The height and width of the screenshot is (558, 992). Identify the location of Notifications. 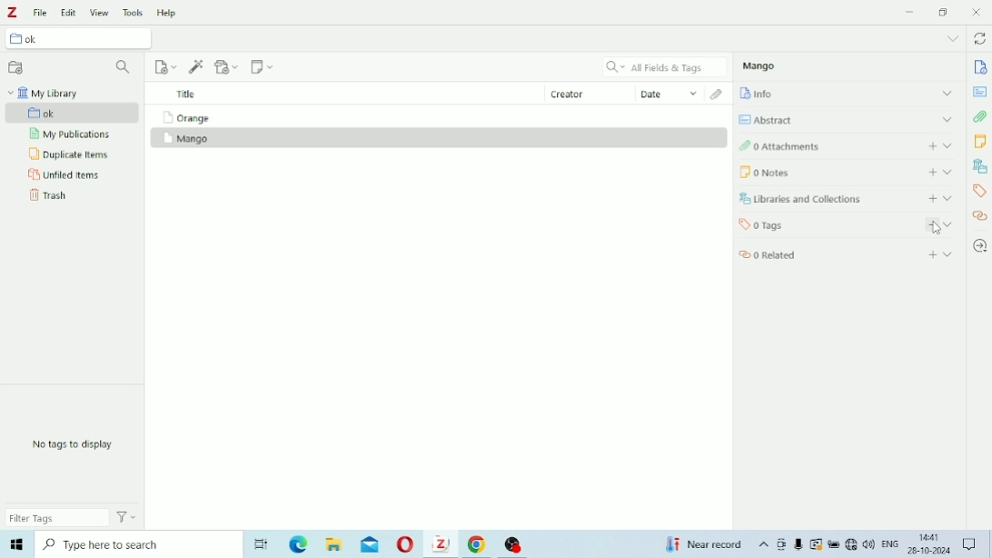
(971, 543).